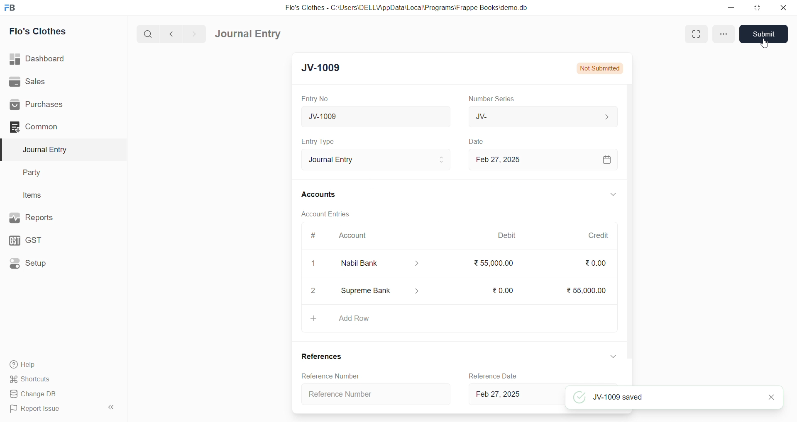 This screenshot has height=422, width=797. What do you see at coordinates (501, 291) in the screenshot?
I see `₹0.00` at bounding box center [501, 291].